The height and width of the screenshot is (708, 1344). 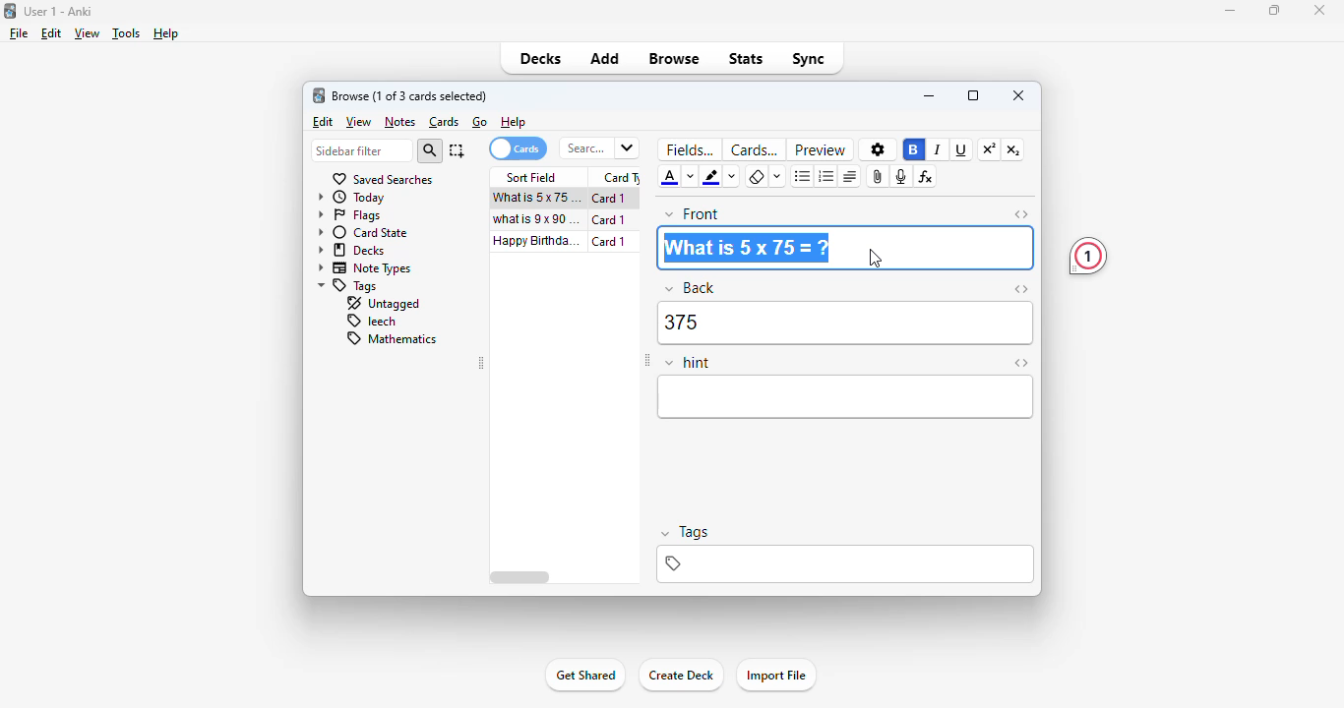 What do you see at coordinates (519, 148) in the screenshot?
I see `cards` at bounding box center [519, 148].